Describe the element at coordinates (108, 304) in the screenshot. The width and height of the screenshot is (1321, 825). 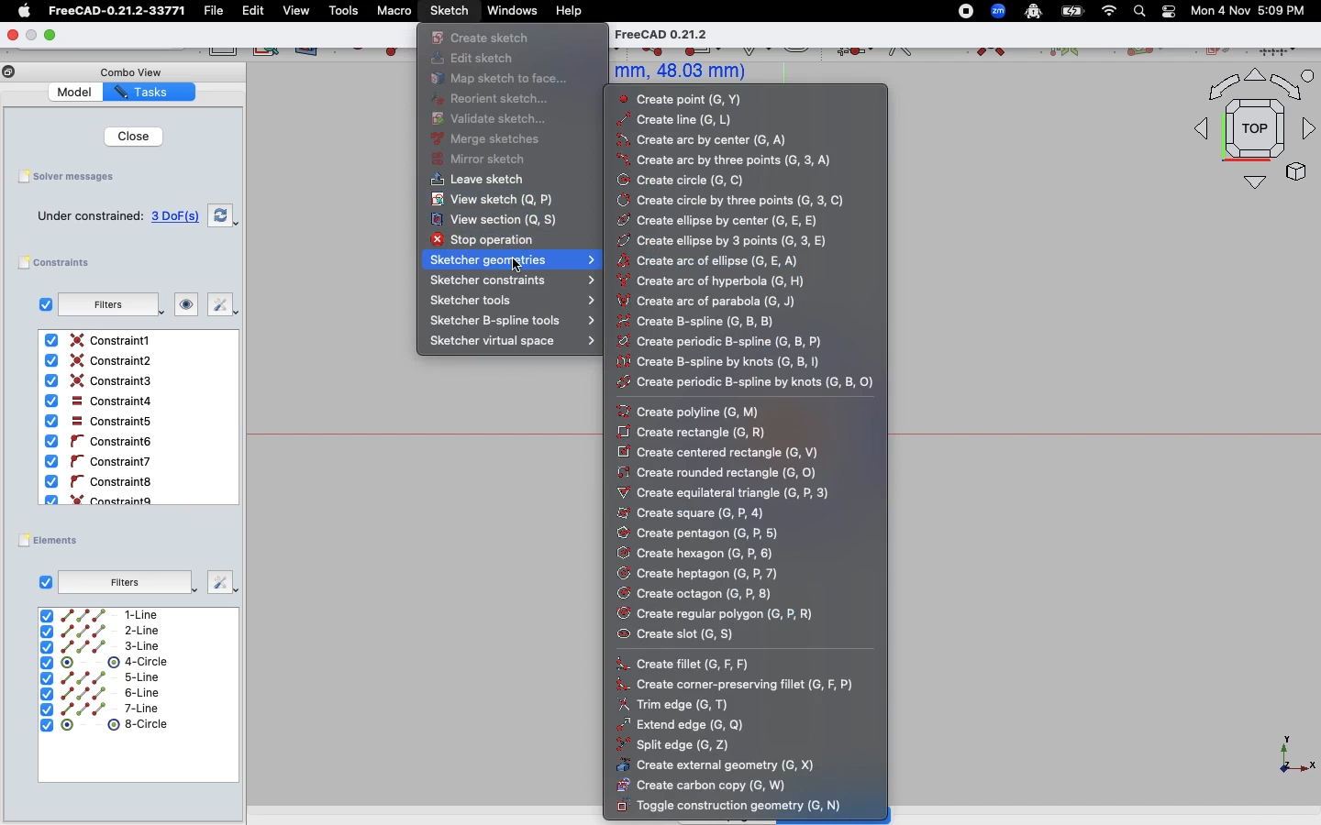
I see `Filters` at that location.